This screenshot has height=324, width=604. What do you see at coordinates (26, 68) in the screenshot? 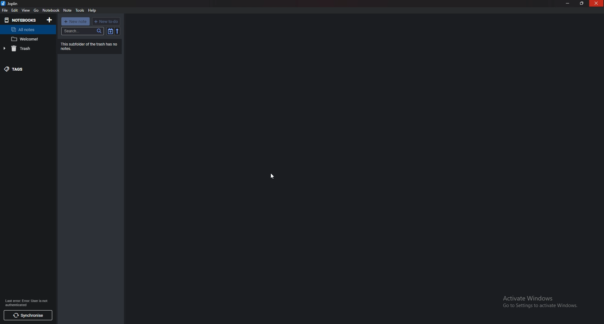
I see `Tags` at bounding box center [26, 68].